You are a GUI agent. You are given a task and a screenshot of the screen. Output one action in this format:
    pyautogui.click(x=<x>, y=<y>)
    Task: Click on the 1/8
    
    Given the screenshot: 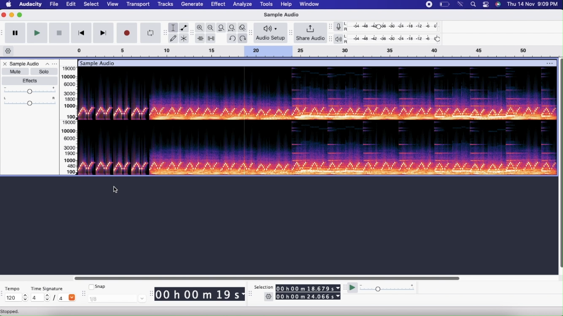 What is the action you would take?
    pyautogui.click(x=120, y=299)
    